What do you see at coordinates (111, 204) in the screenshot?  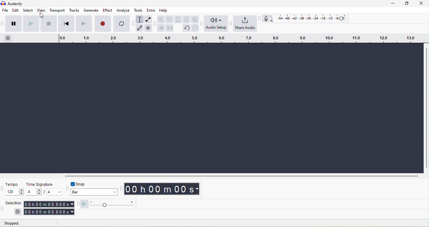 I see `playback speed` at bounding box center [111, 204].